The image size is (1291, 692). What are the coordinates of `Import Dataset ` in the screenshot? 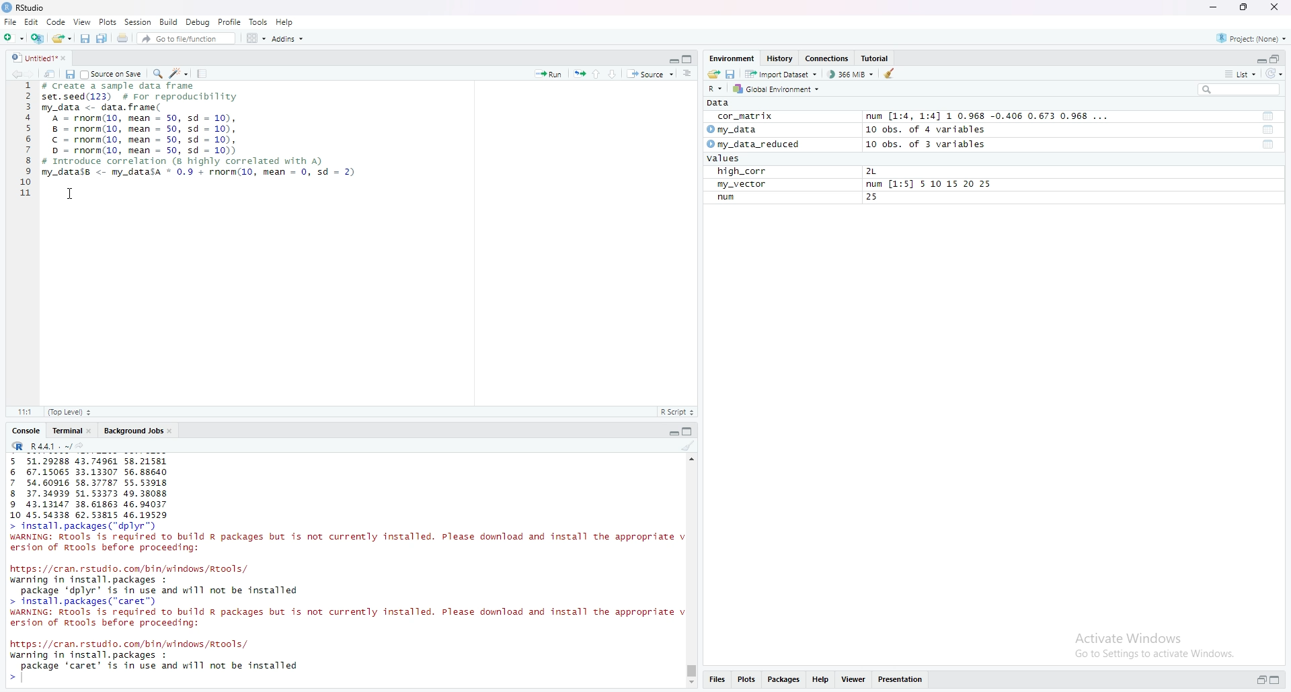 It's located at (781, 74).